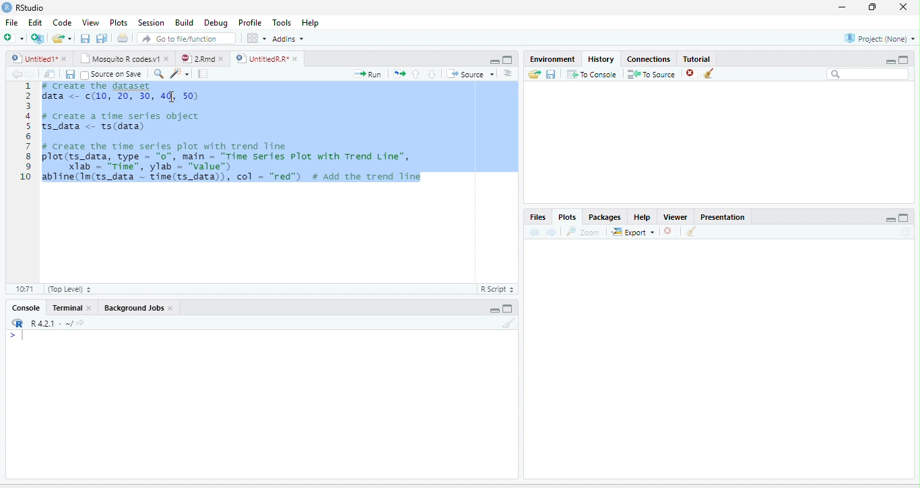  Describe the element at coordinates (671, 231) in the screenshot. I see `Remove current plot` at that location.